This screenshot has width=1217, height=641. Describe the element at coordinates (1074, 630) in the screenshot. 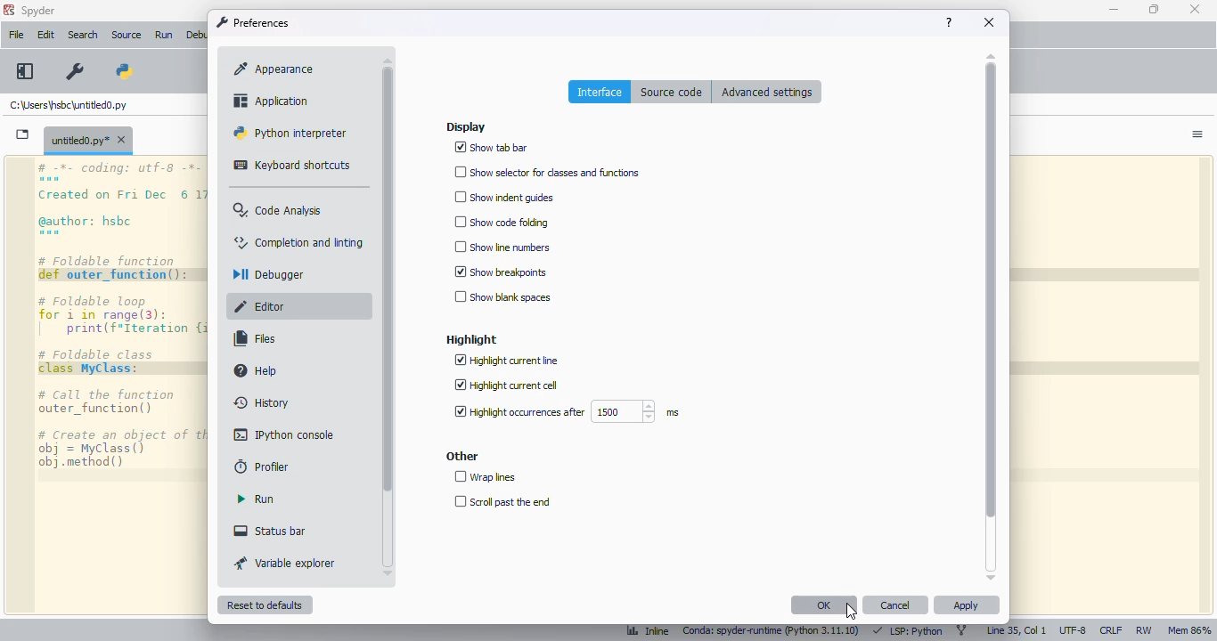

I see `UTF-8` at that location.